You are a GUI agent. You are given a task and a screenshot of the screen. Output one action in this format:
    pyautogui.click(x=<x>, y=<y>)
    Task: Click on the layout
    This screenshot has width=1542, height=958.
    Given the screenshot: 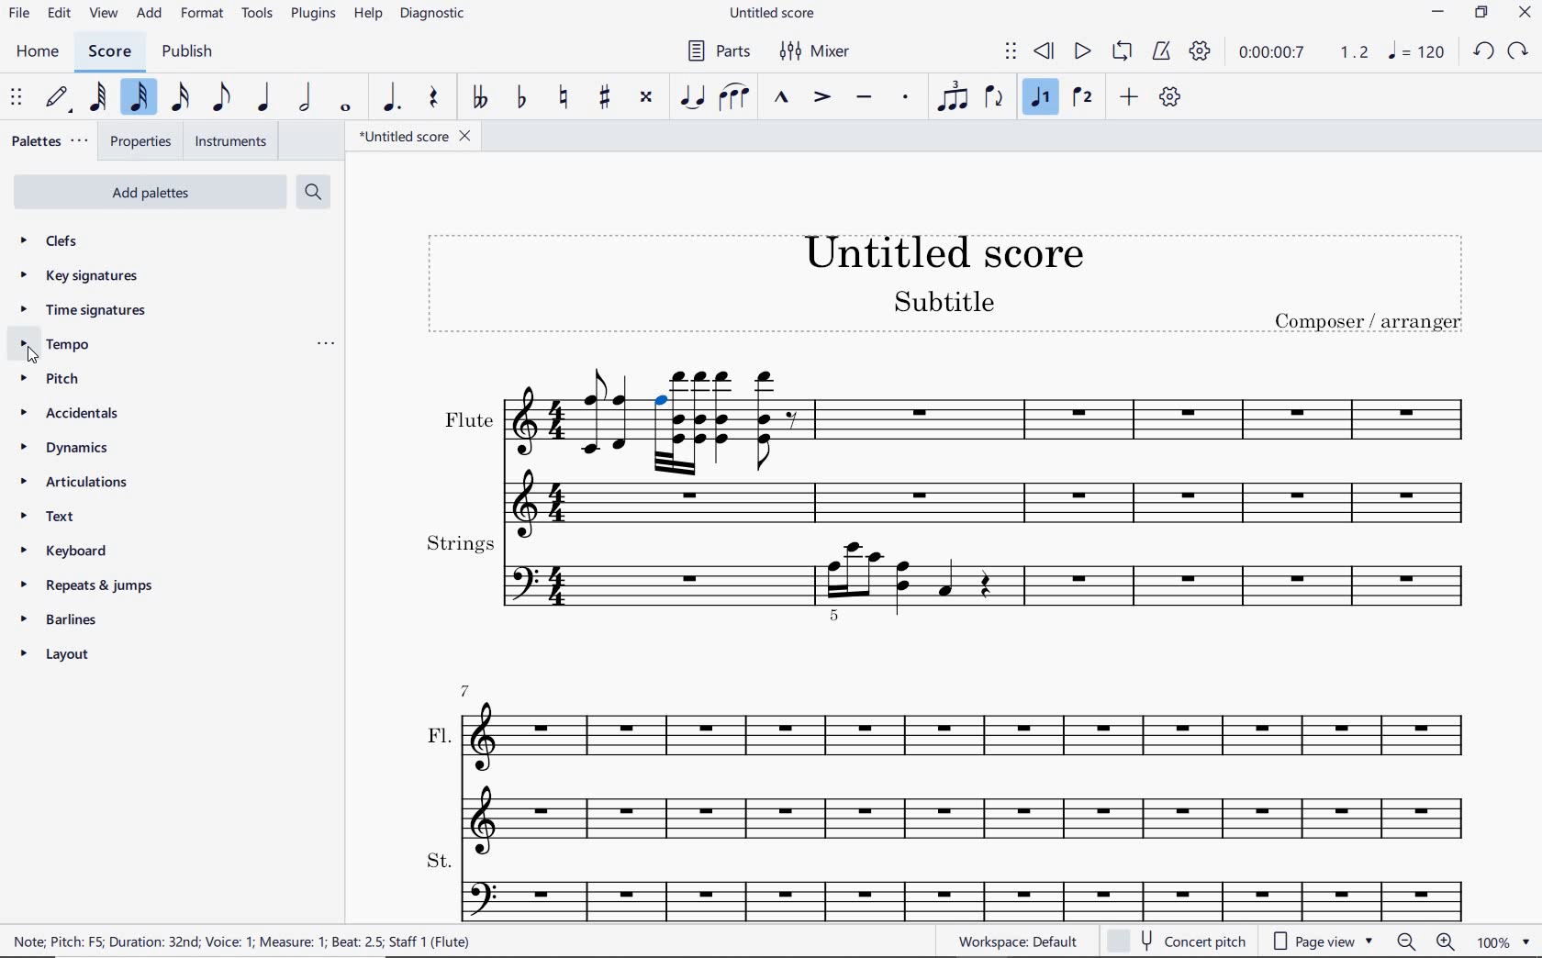 What is the action you would take?
    pyautogui.click(x=59, y=656)
    